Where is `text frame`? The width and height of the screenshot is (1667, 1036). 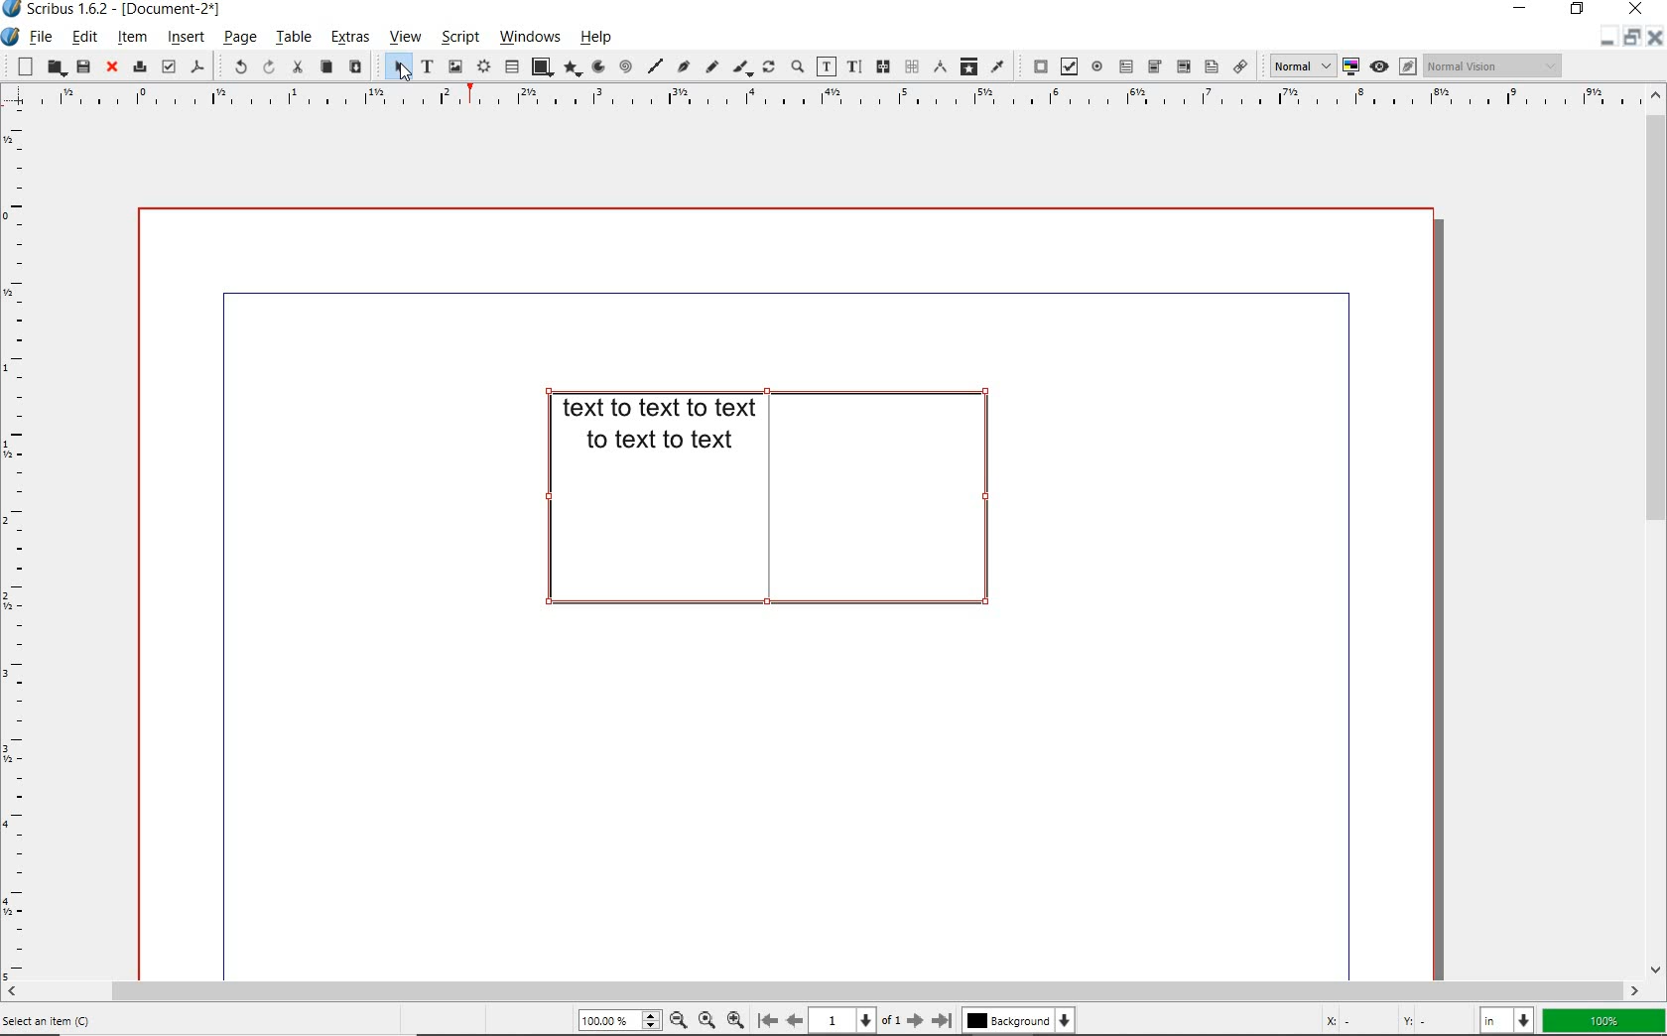
text frame is located at coordinates (427, 66).